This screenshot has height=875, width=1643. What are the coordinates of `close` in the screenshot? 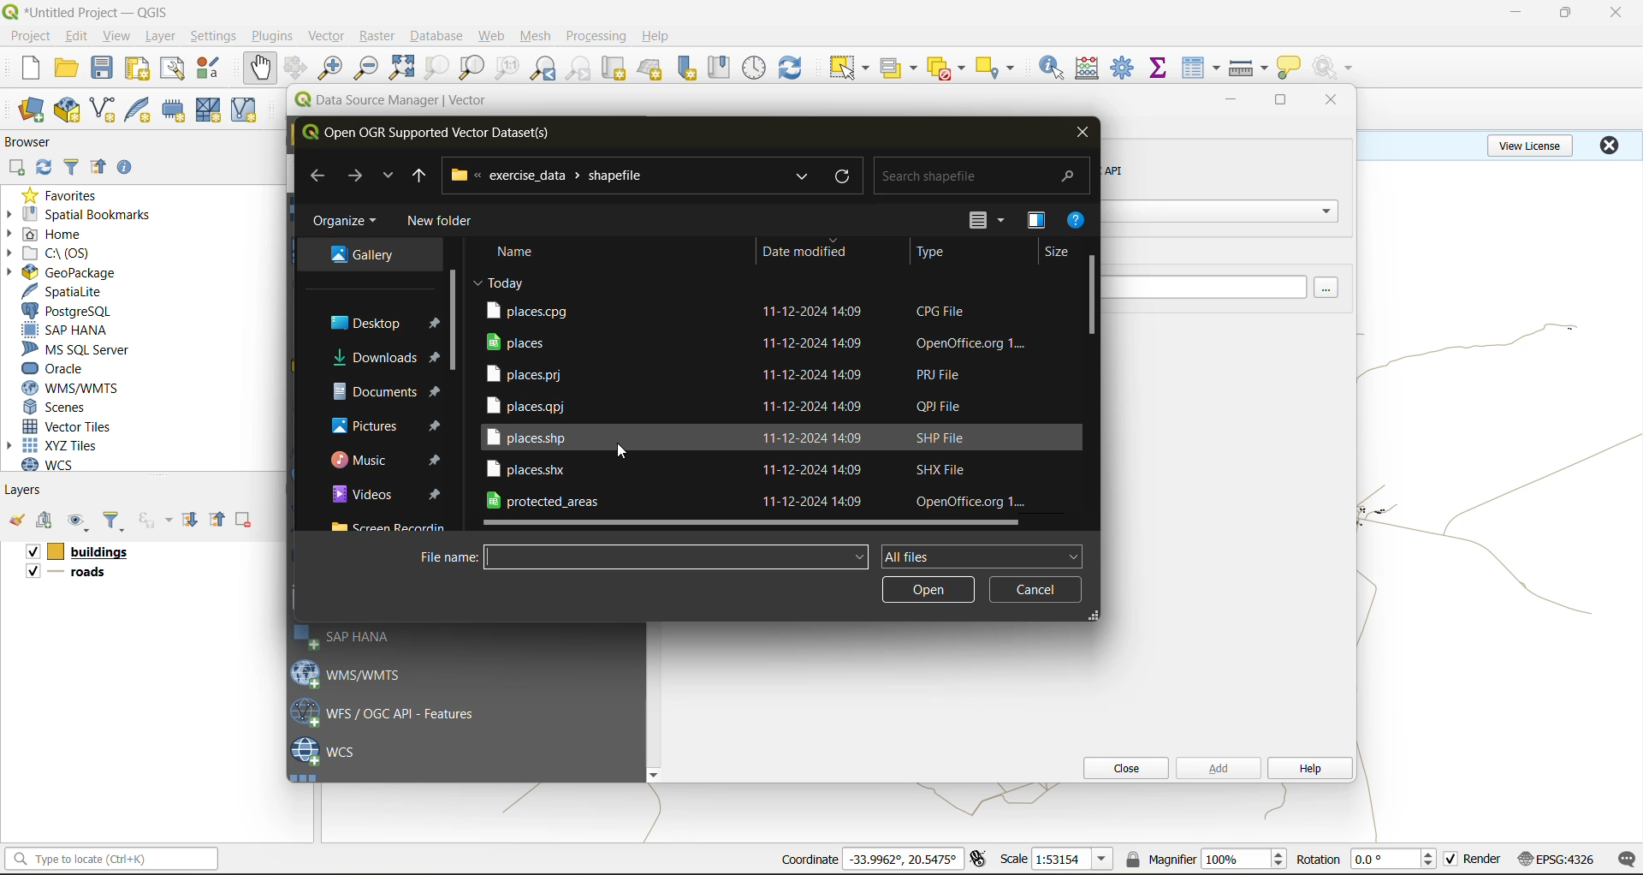 It's located at (1082, 131).